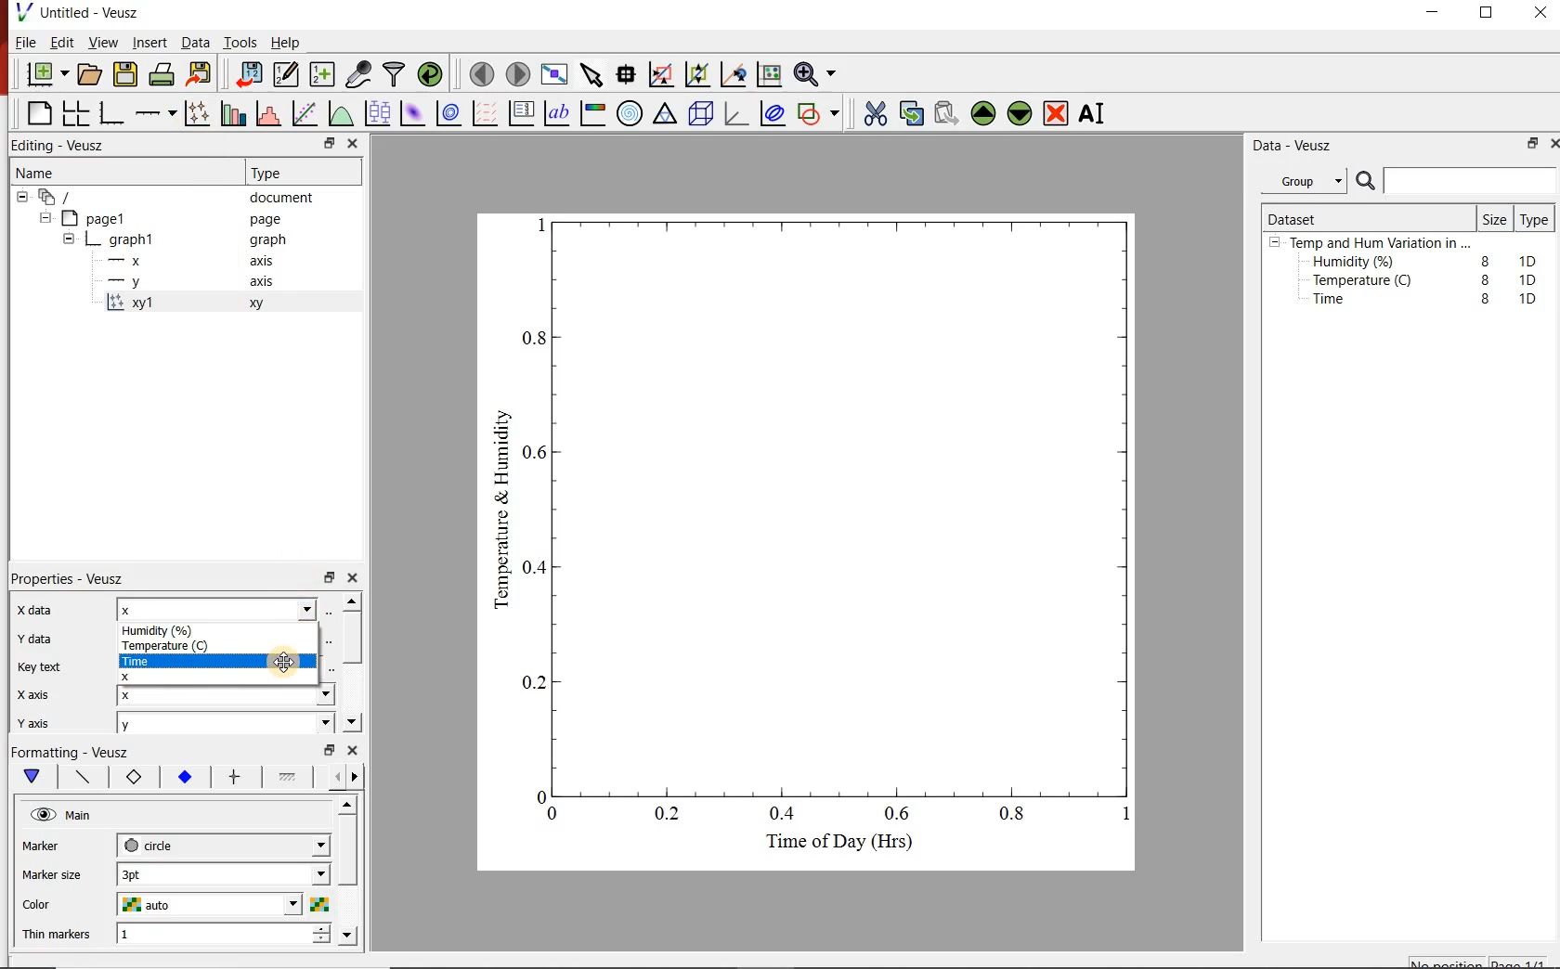 This screenshot has width=1560, height=969. I want to click on x, so click(134, 261).